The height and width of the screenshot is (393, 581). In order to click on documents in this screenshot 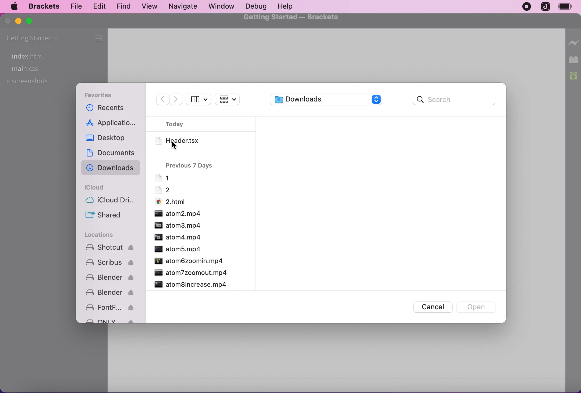, I will do `click(112, 153)`.